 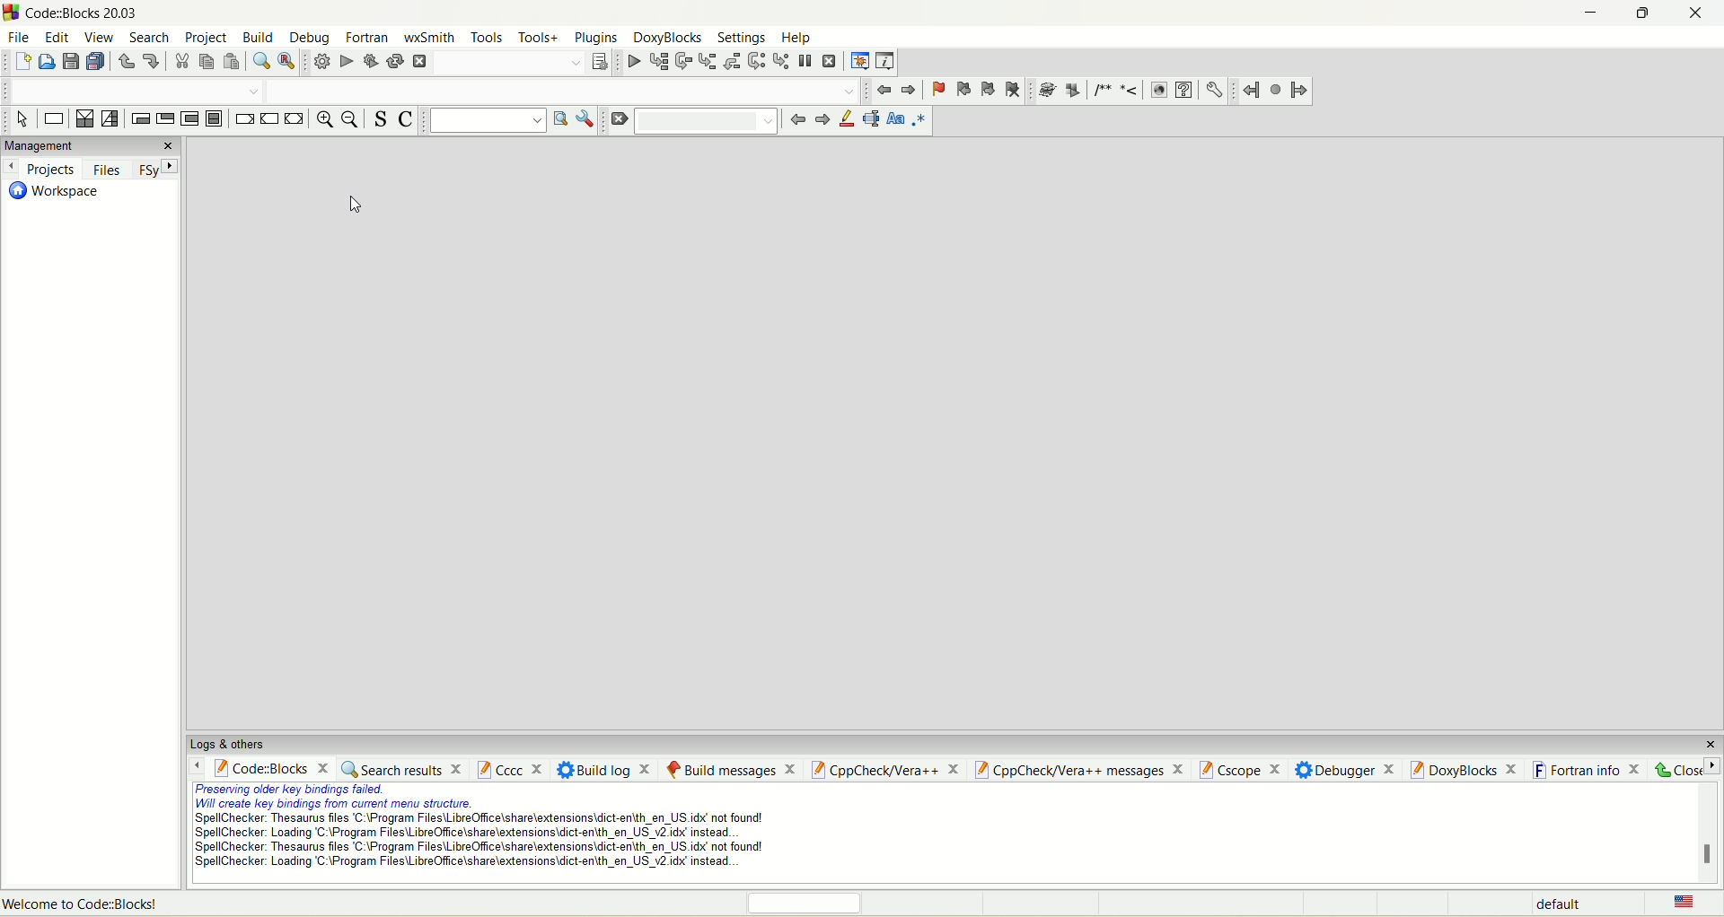 I want to click on minimize, so click(x=1578, y=15).